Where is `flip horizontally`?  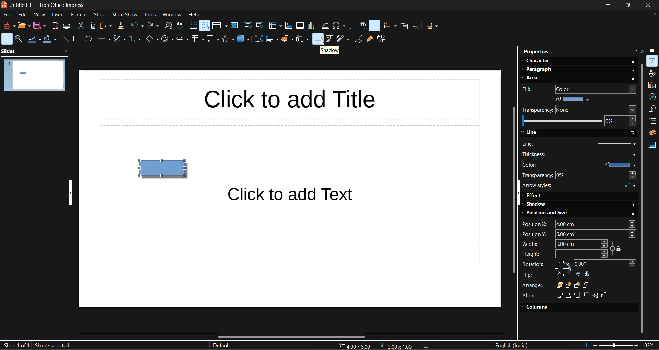 flip horizontally is located at coordinates (588, 274).